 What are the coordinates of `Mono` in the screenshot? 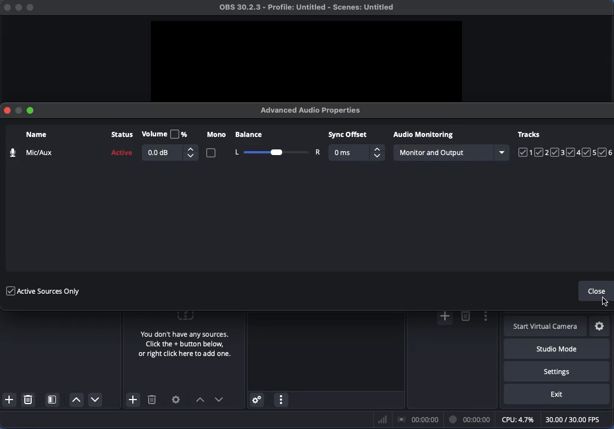 It's located at (217, 145).